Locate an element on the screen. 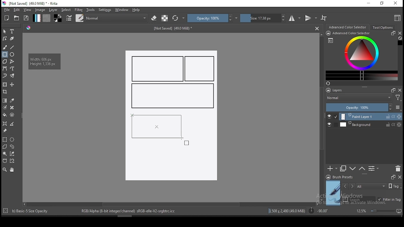  Close is located at coordinates (317, 28).